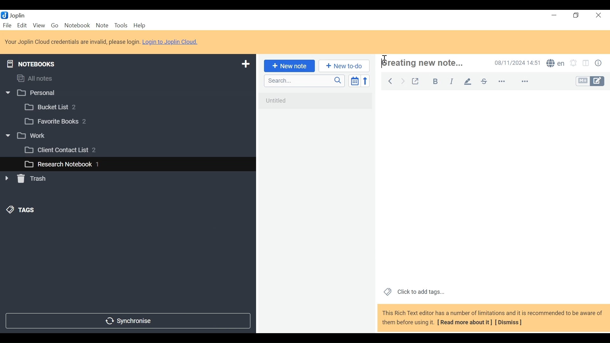 This screenshot has width=610, height=343. I want to click on Bold, so click(432, 80).